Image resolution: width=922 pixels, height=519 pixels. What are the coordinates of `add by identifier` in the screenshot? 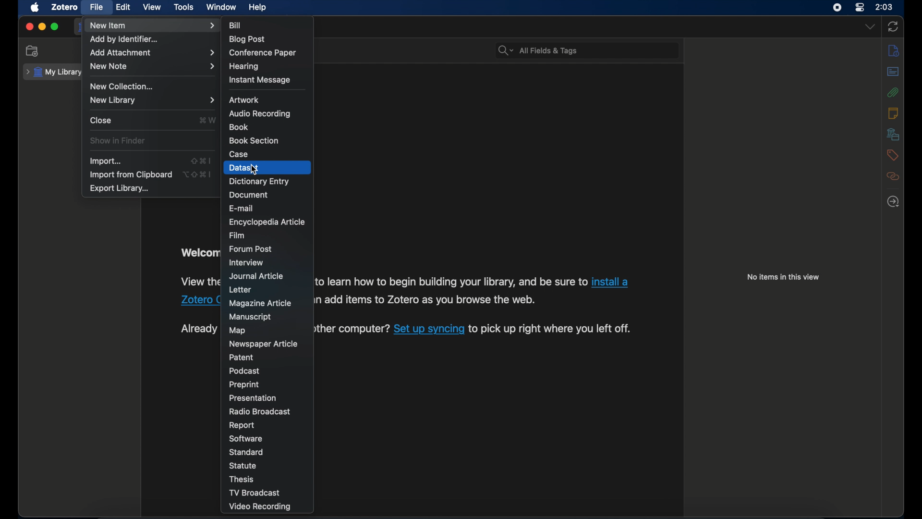 It's located at (125, 40).